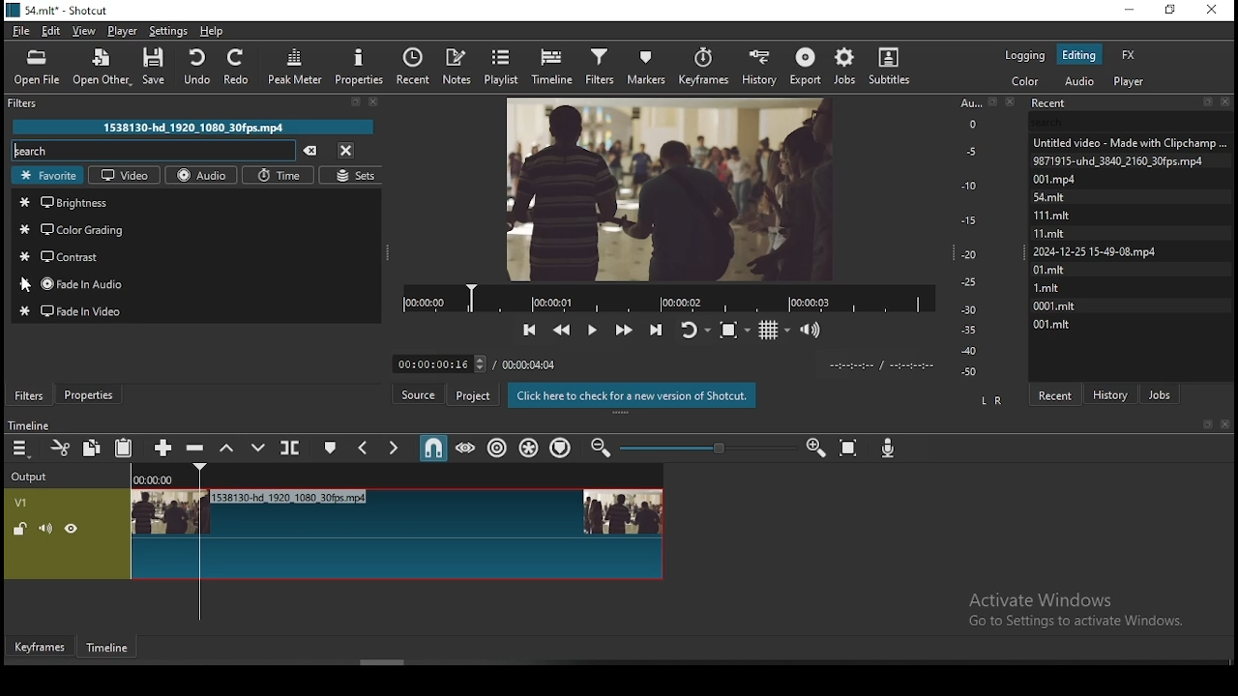 The width and height of the screenshot is (1238, 696). I want to click on view, so click(86, 31).